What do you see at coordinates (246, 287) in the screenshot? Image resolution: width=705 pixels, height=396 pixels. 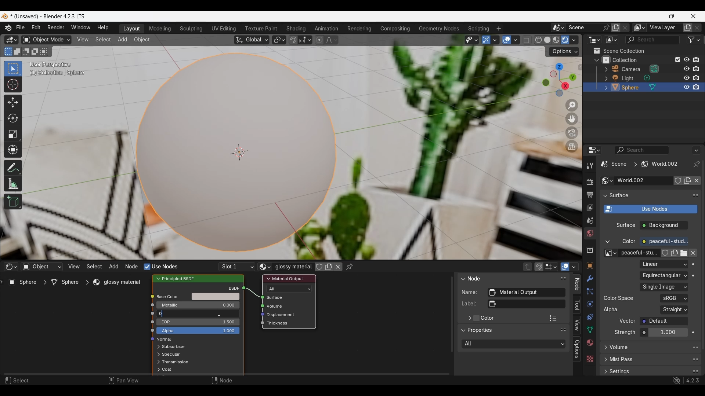 I see `icon` at bounding box center [246, 287].